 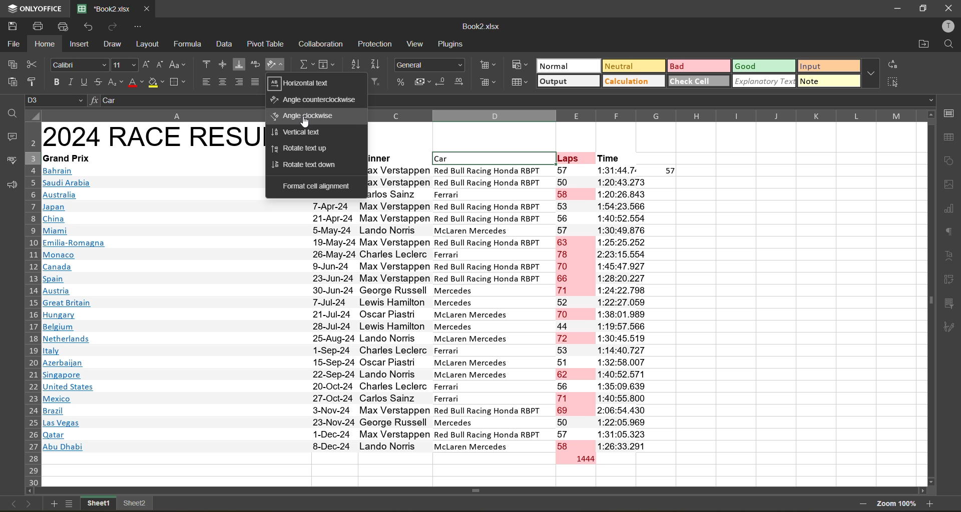 I want to click on borders, so click(x=177, y=82).